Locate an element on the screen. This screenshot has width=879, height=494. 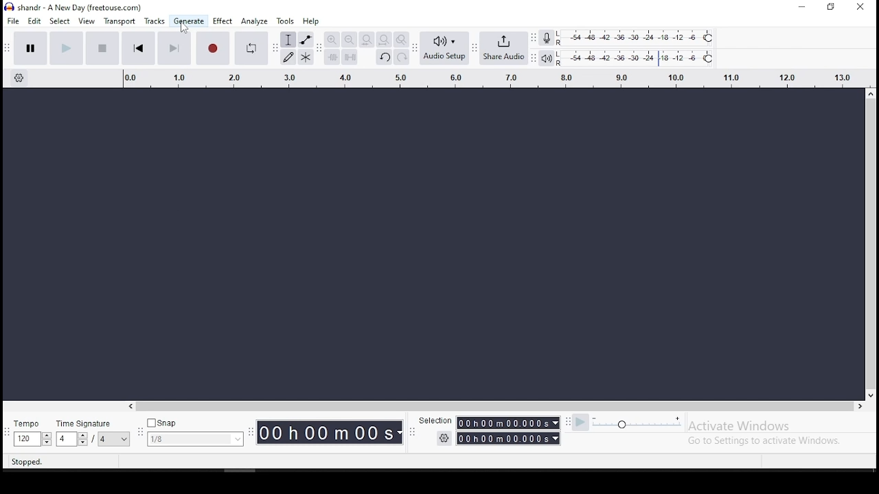
00h00m00s is located at coordinates (507, 423).